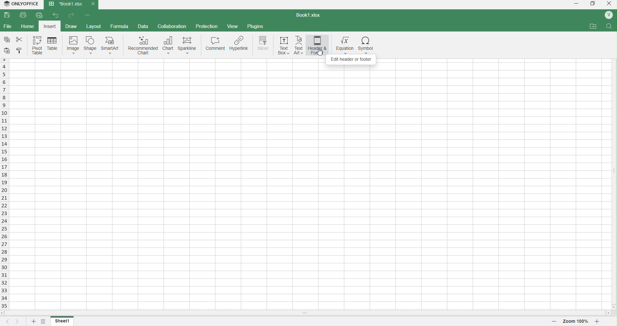  I want to click on symbol, so click(366, 45).